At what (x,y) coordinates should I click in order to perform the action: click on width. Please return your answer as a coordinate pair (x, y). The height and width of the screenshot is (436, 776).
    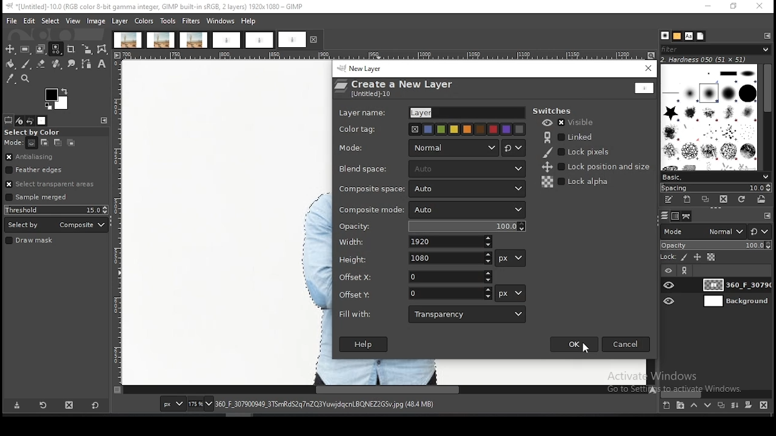
    Looking at the image, I should click on (450, 241).